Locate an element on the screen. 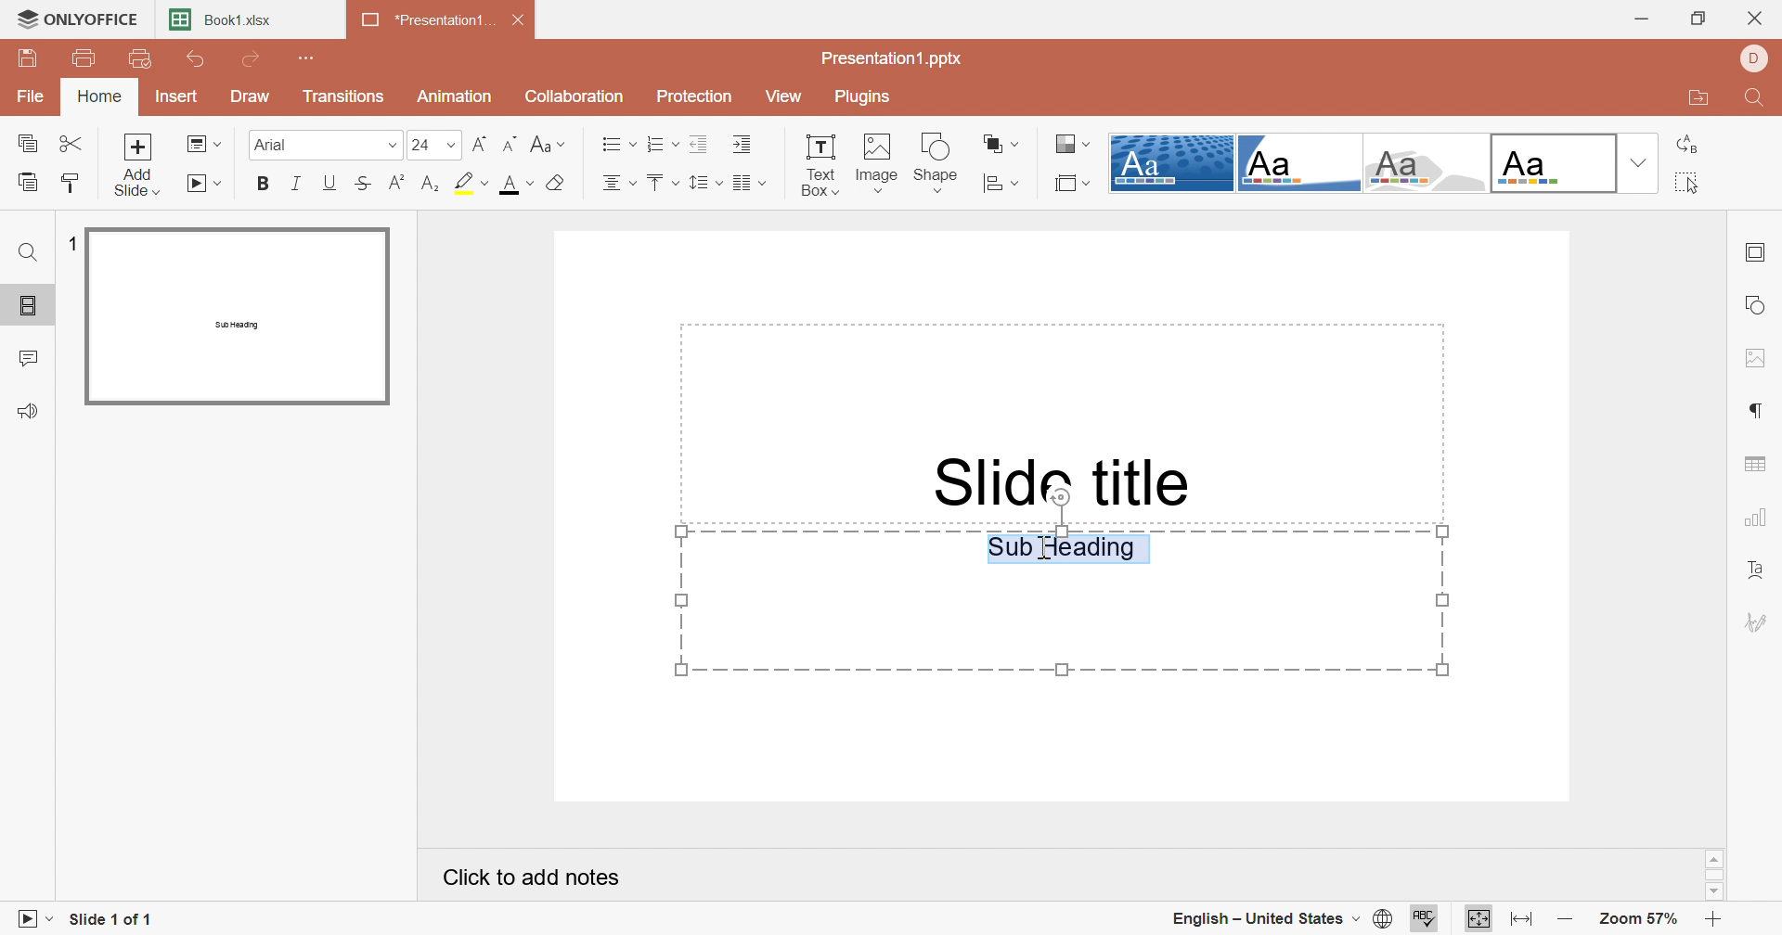  Shape is located at coordinates (938, 162).